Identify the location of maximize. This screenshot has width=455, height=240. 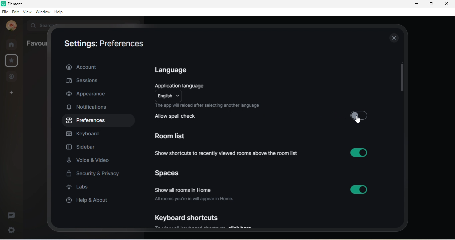
(431, 5).